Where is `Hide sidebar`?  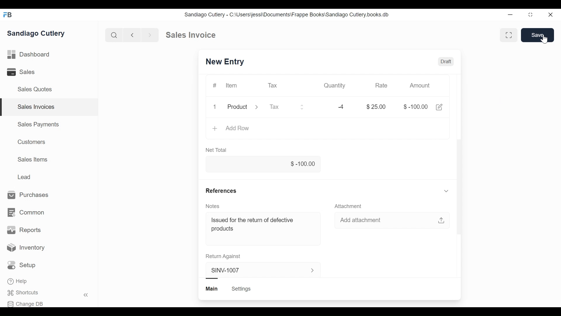
Hide sidebar is located at coordinates (86, 295).